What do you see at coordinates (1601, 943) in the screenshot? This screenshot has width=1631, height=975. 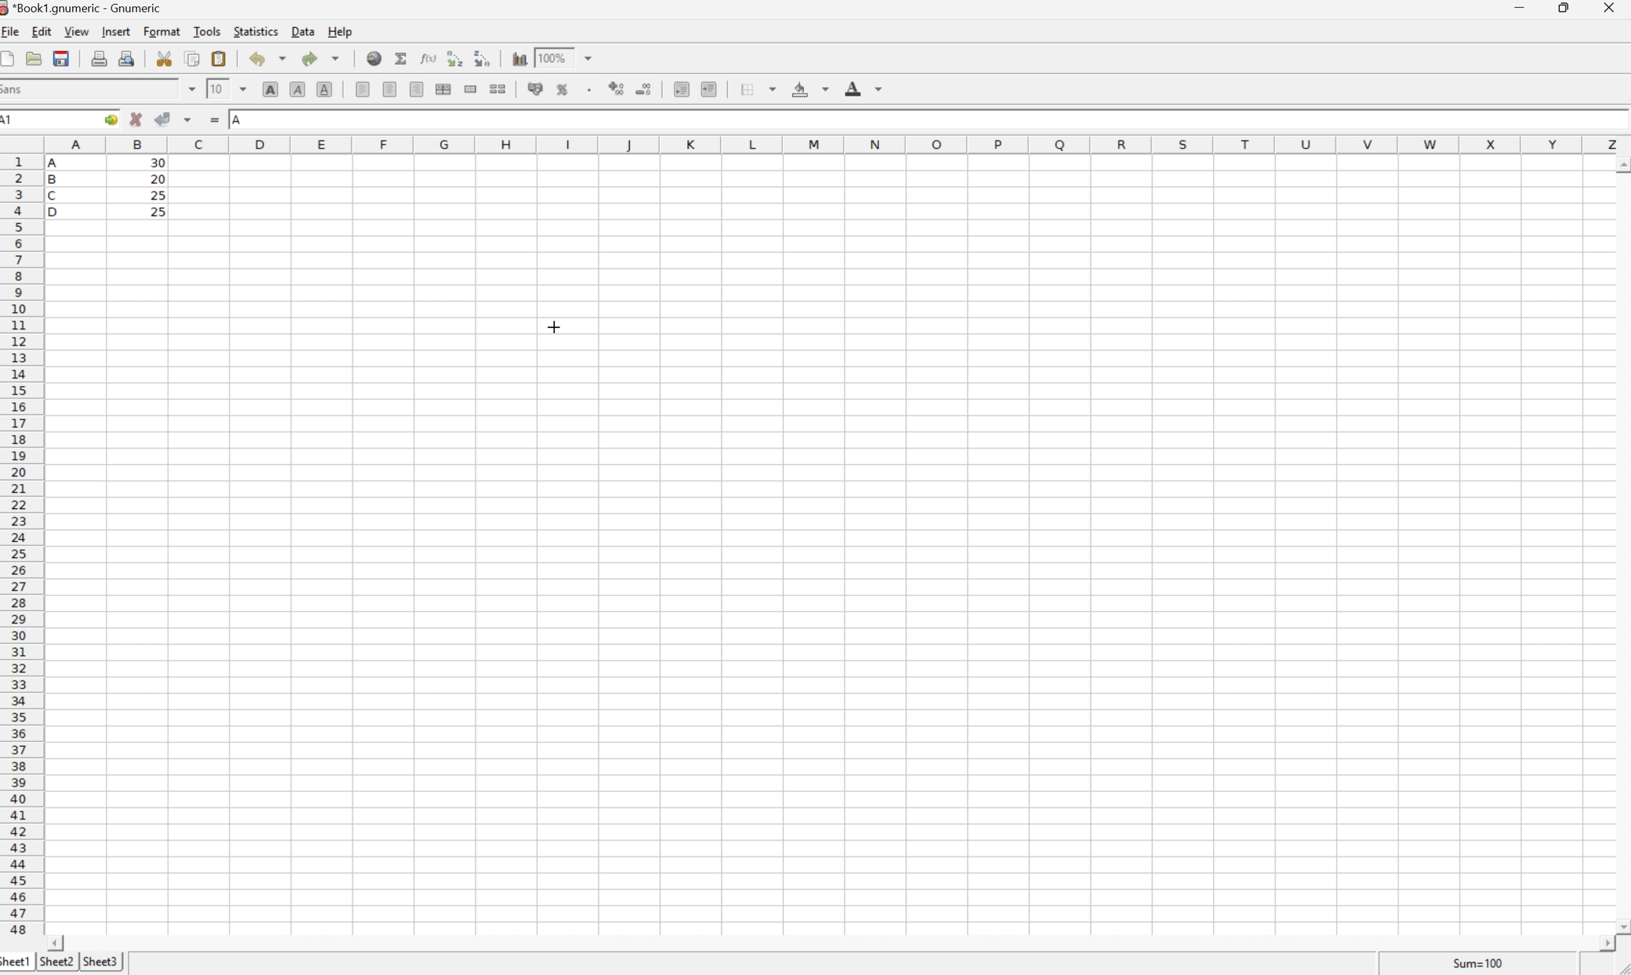 I see `Scroll Right` at bounding box center [1601, 943].